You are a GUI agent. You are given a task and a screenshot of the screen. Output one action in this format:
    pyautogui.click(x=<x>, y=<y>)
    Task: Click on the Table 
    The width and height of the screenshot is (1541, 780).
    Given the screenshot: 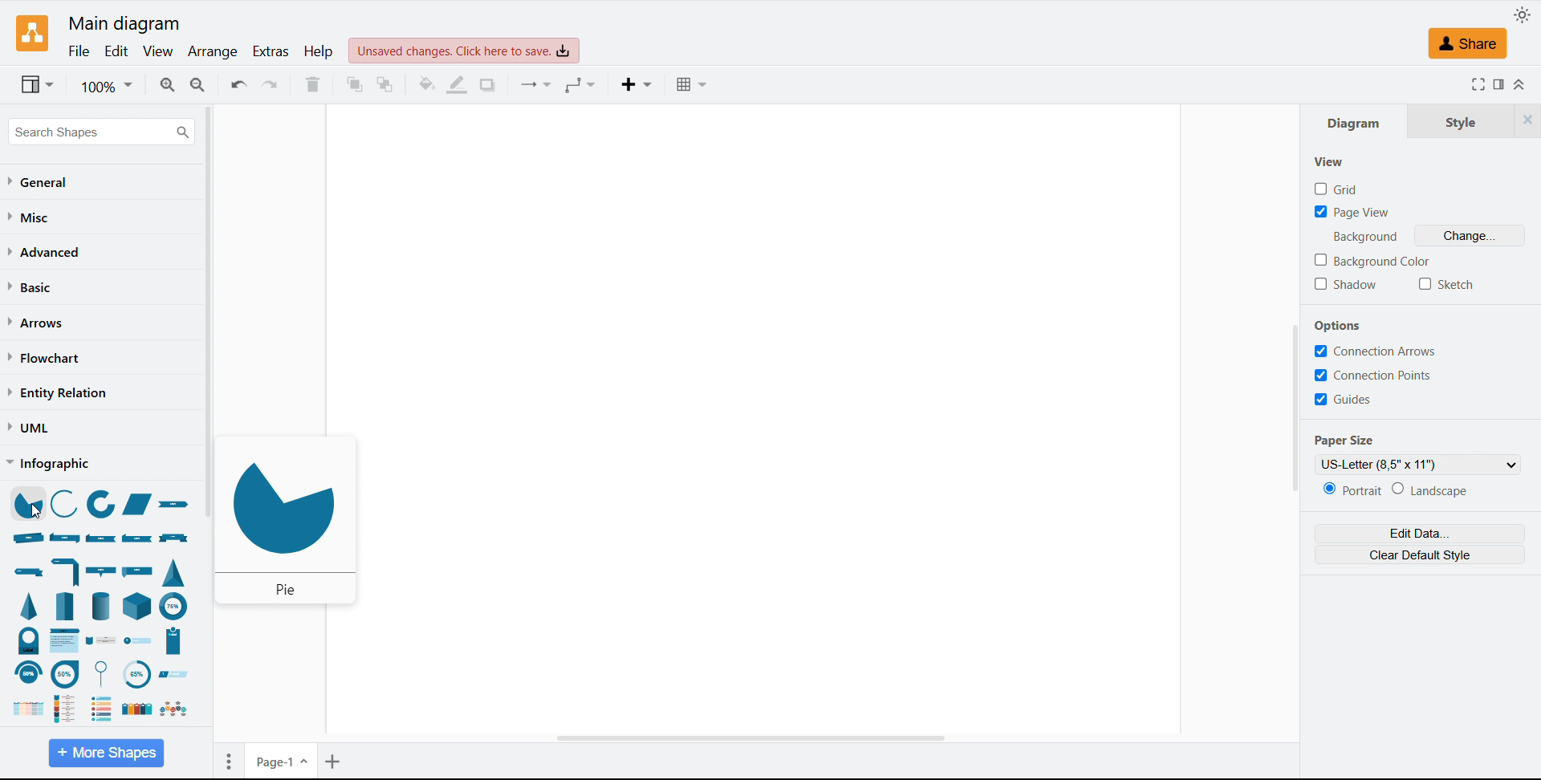 What is the action you would take?
    pyautogui.click(x=691, y=84)
    